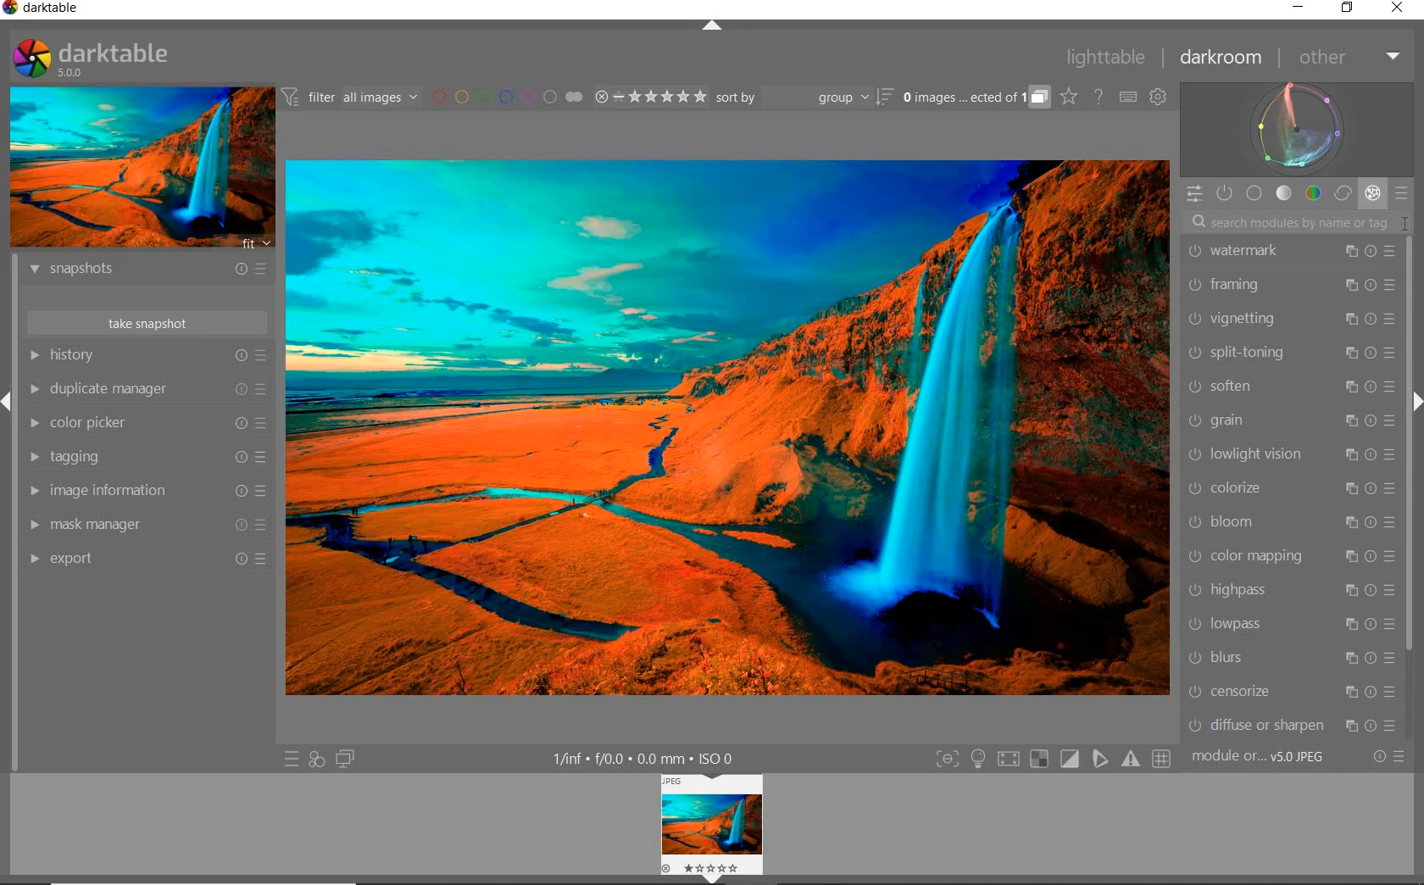 This screenshot has width=1424, height=885. I want to click on QUICK ACCESS PANEL, so click(1194, 194).